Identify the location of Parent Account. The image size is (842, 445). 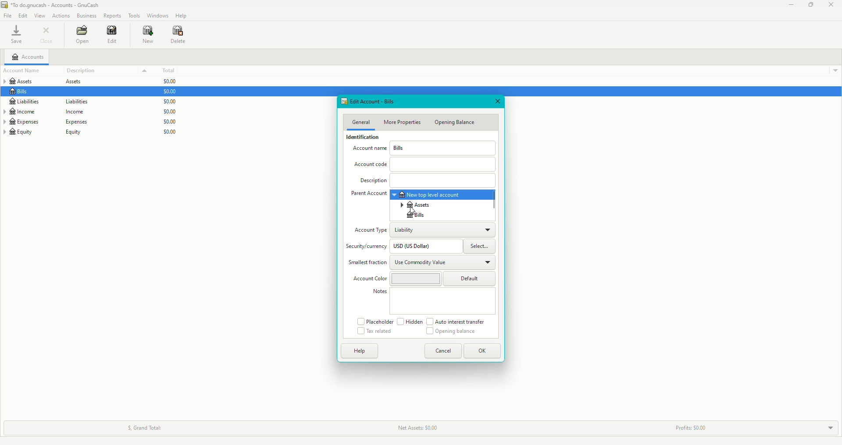
(368, 194).